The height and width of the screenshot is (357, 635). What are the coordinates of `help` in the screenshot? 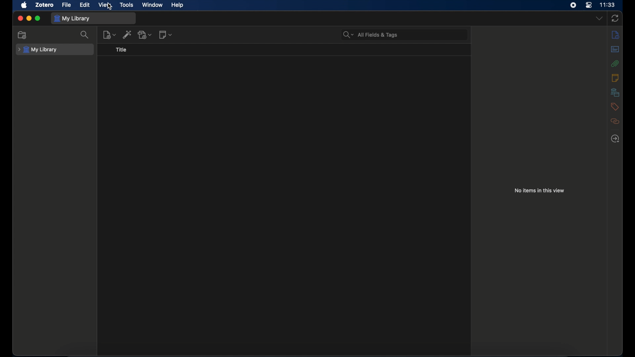 It's located at (177, 5).